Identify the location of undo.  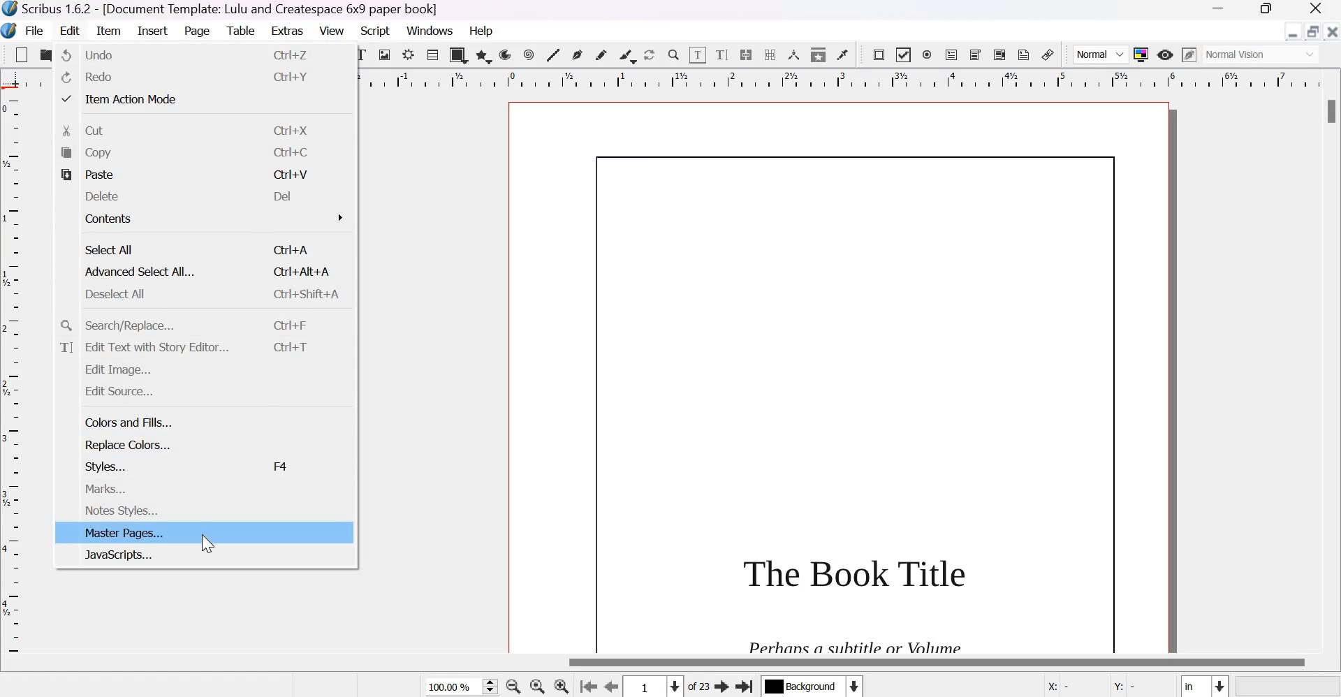
(203, 54).